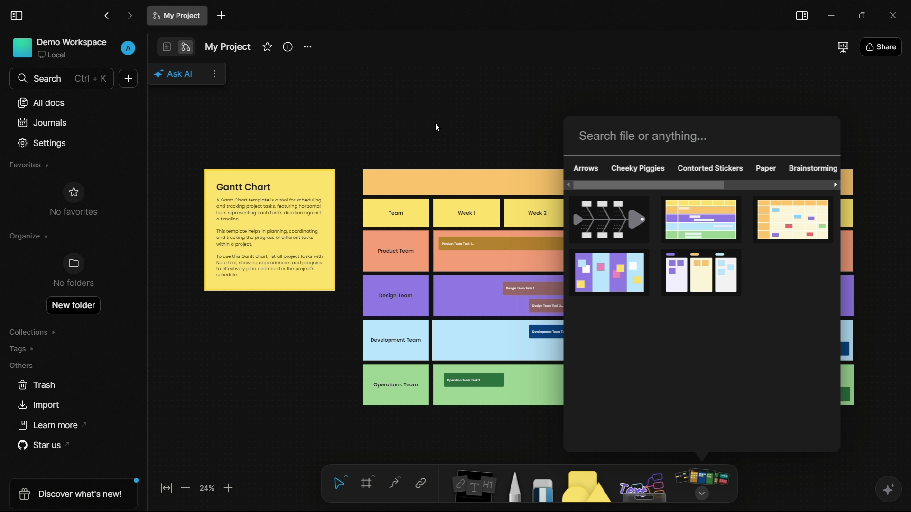 The image size is (911, 512). Describe the element at coordinates (229, 489) in the screenshot. I see `zoom in` at that location.